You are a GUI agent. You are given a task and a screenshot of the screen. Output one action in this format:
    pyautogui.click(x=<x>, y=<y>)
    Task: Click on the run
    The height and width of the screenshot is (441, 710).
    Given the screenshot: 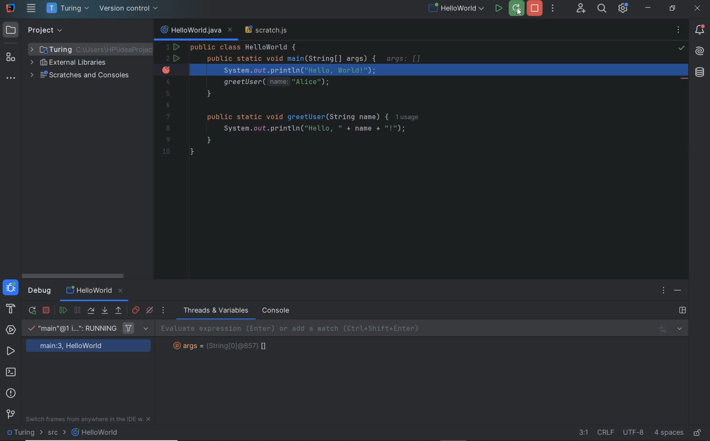 What is the action you would take?
    pyautogui.click(x=499, y=9)
    